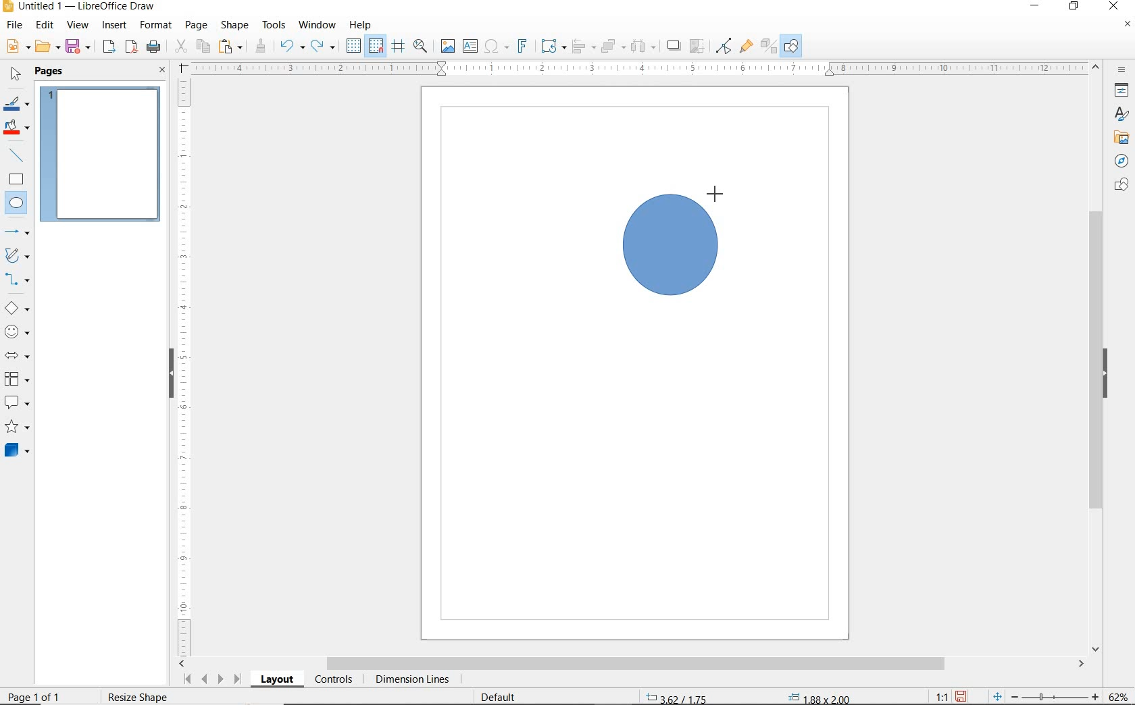  Describe the element at coordinates (495, 47) in the screenshot. I see `INSERT SPECIAL CHARACTERS` at that location.